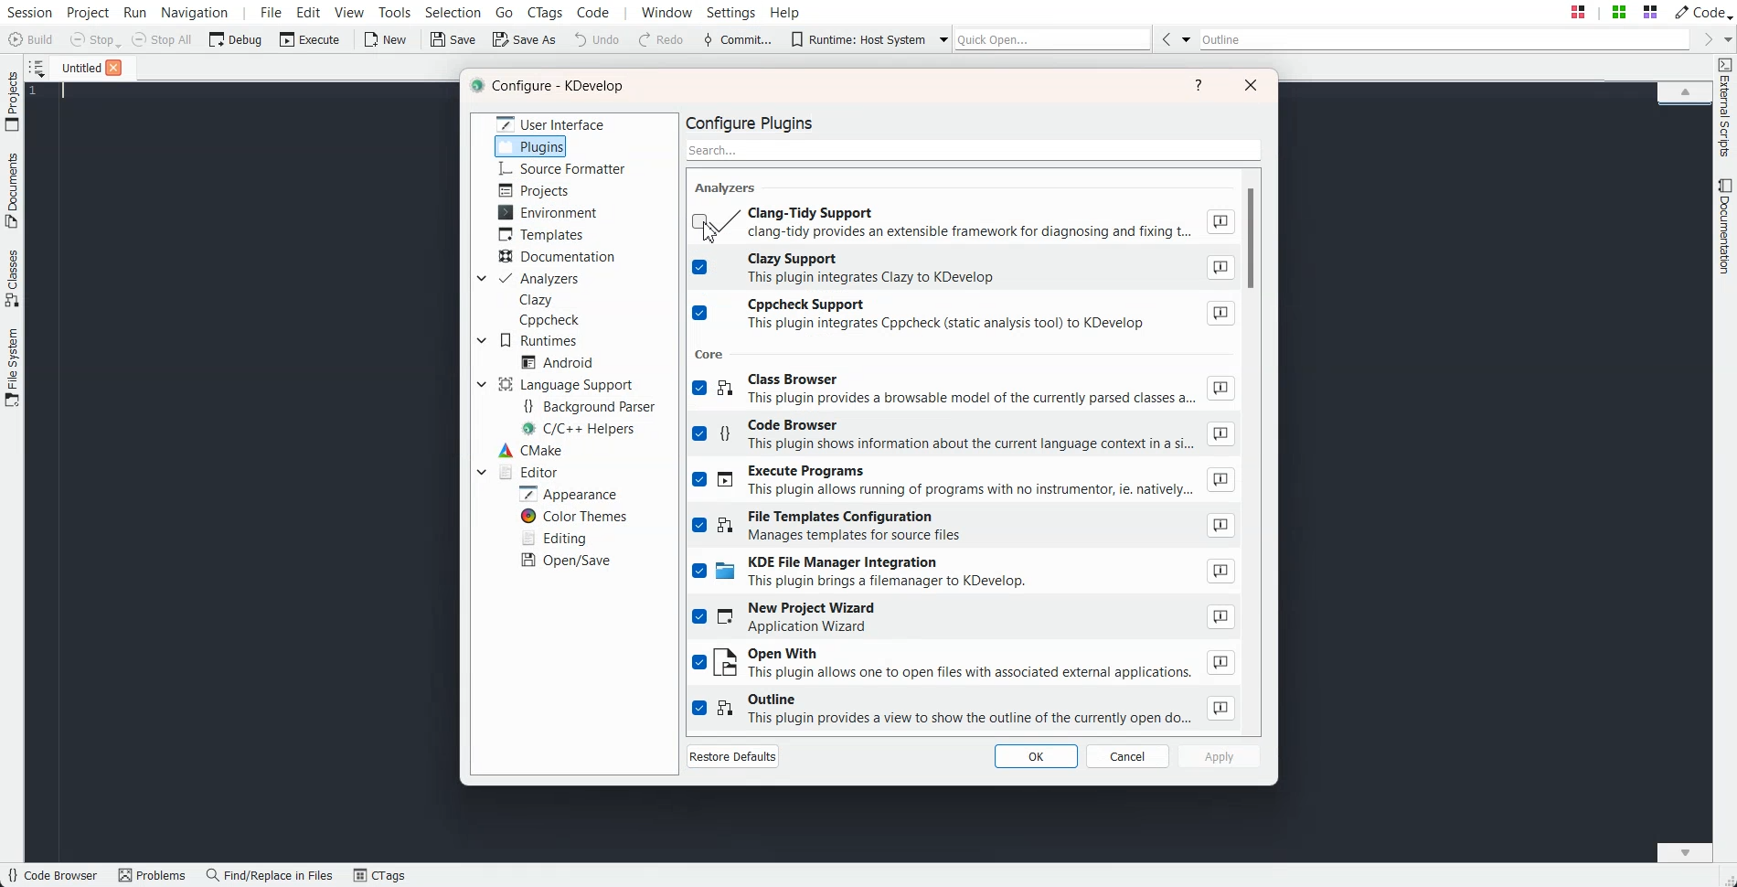 This screenshot has height=887, width=1737. Describe the element at coordinates (529, 450) in the screenshot. I see `CMake` at that location.